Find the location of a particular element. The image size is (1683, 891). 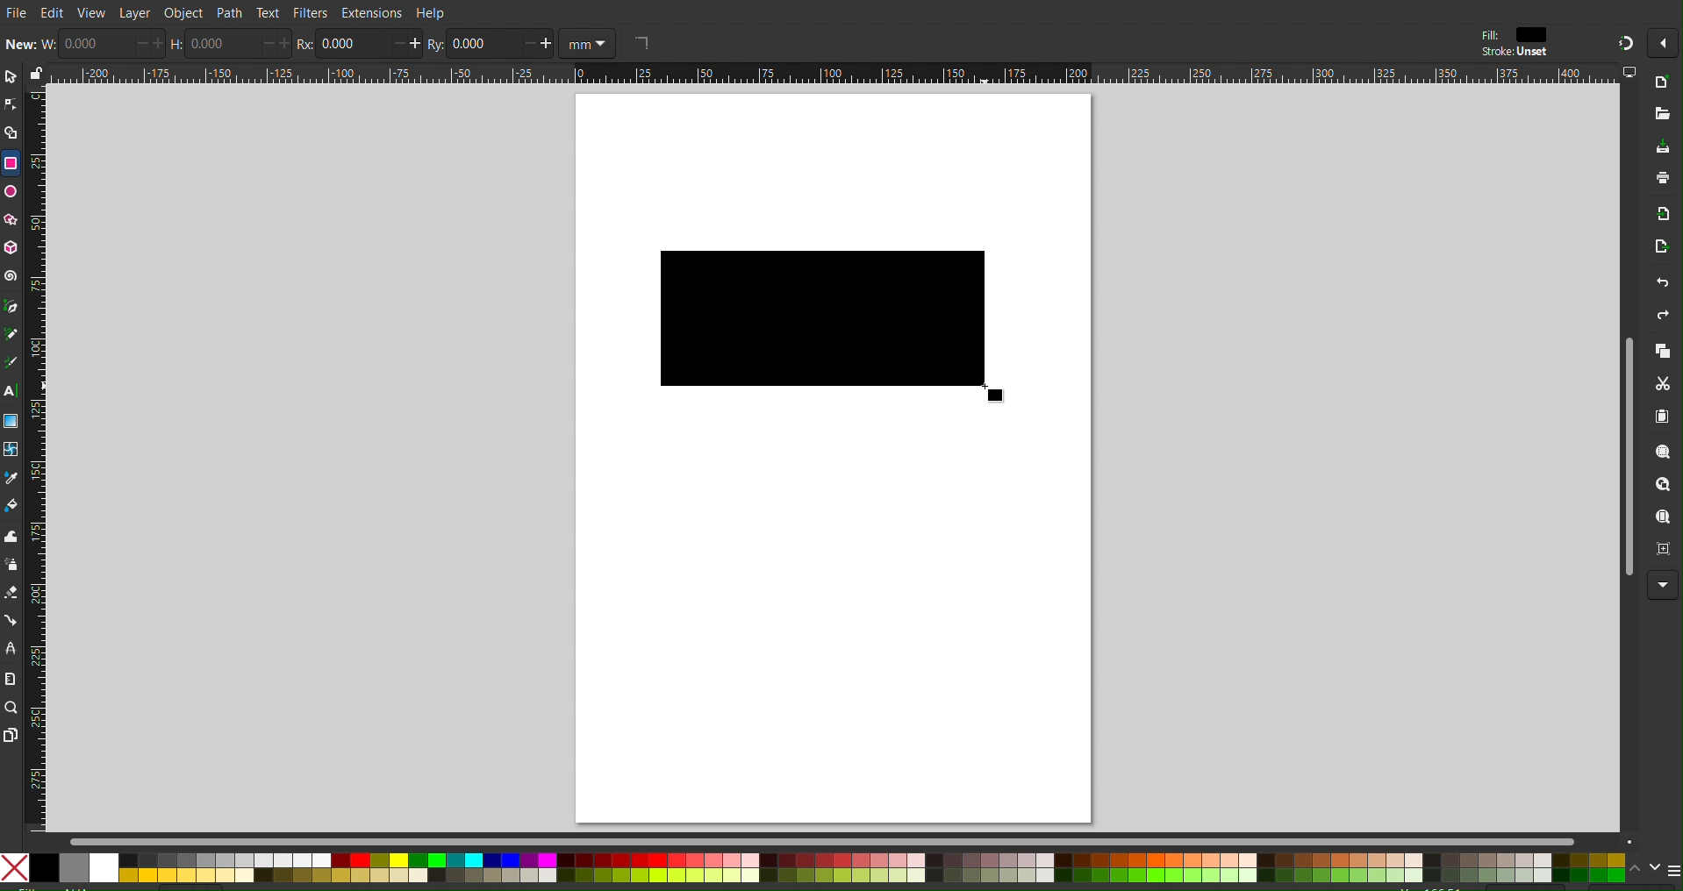

Zoom Drawing is located at coordinates (1665, 488).